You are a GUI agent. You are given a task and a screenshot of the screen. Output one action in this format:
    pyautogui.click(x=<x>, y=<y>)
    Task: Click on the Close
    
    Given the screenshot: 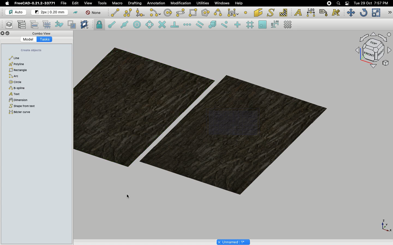 What is the action you would take?
    pyautogui.click(x=3, y=34)
    